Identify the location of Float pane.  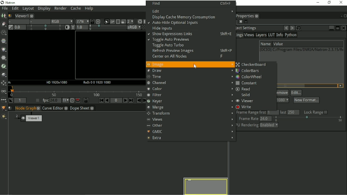
(246, 22).